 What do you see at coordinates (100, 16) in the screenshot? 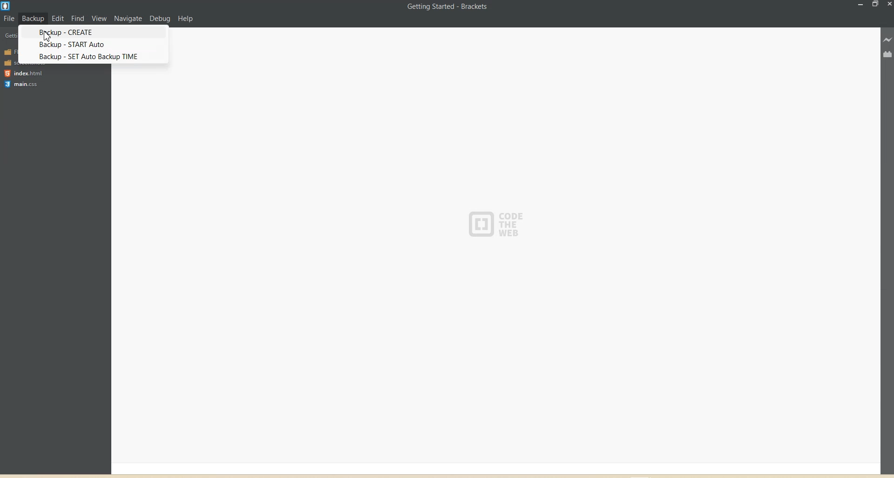
I see `View` at bounding box center [100, 16].